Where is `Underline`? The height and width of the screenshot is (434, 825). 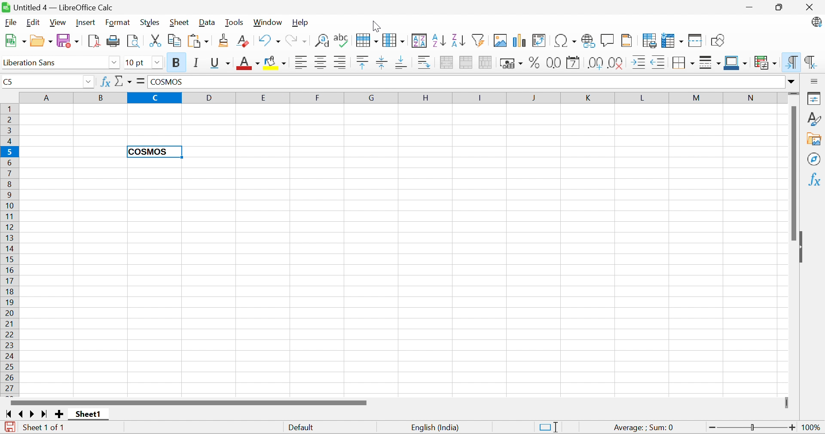
Underline is located at coordinates (220, 63).